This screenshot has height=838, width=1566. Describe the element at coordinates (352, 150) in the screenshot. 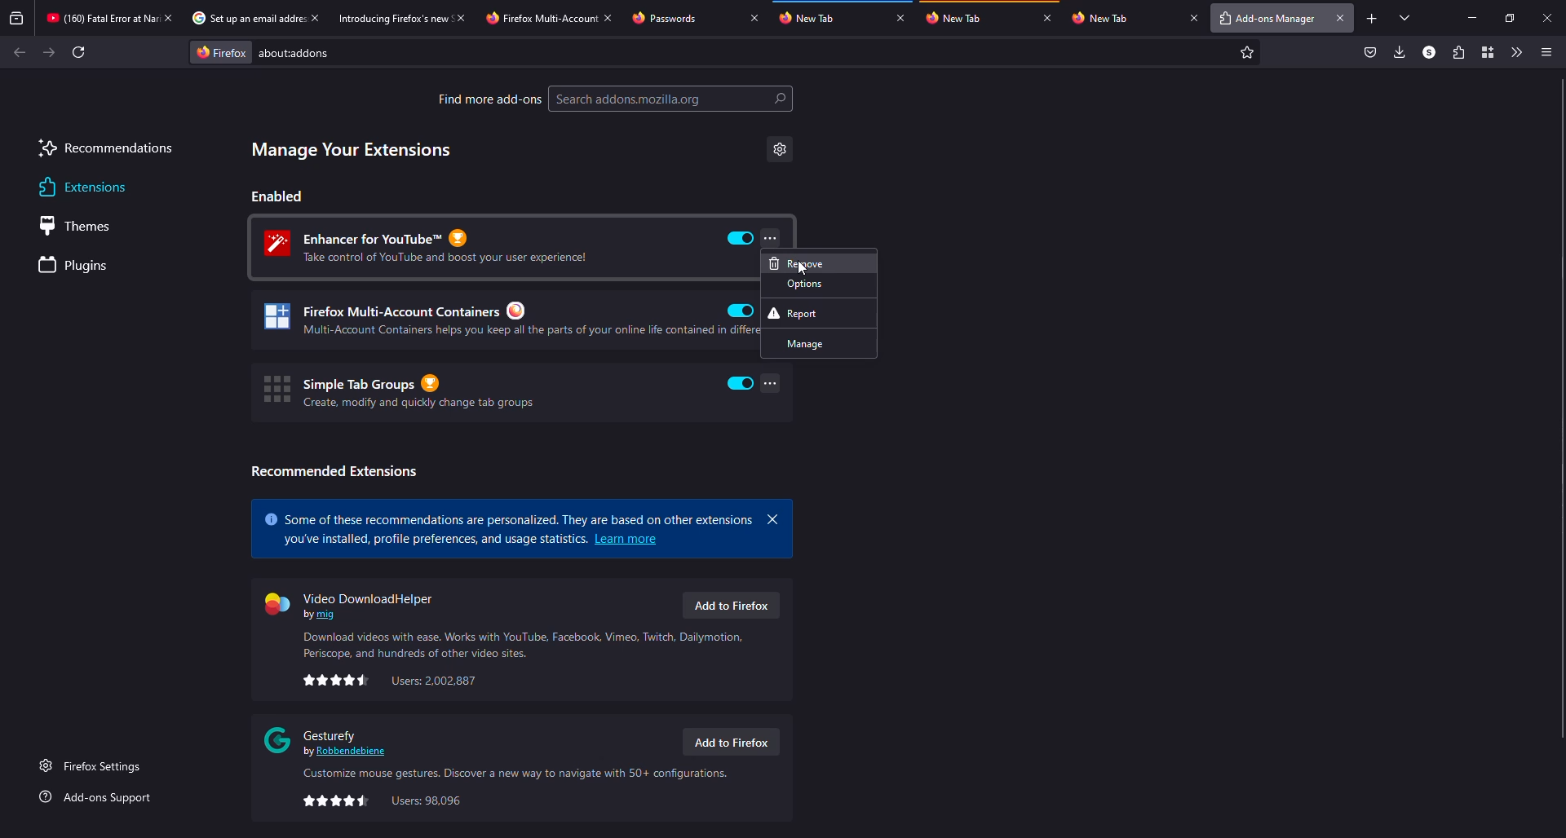

I see `manage` at that location.